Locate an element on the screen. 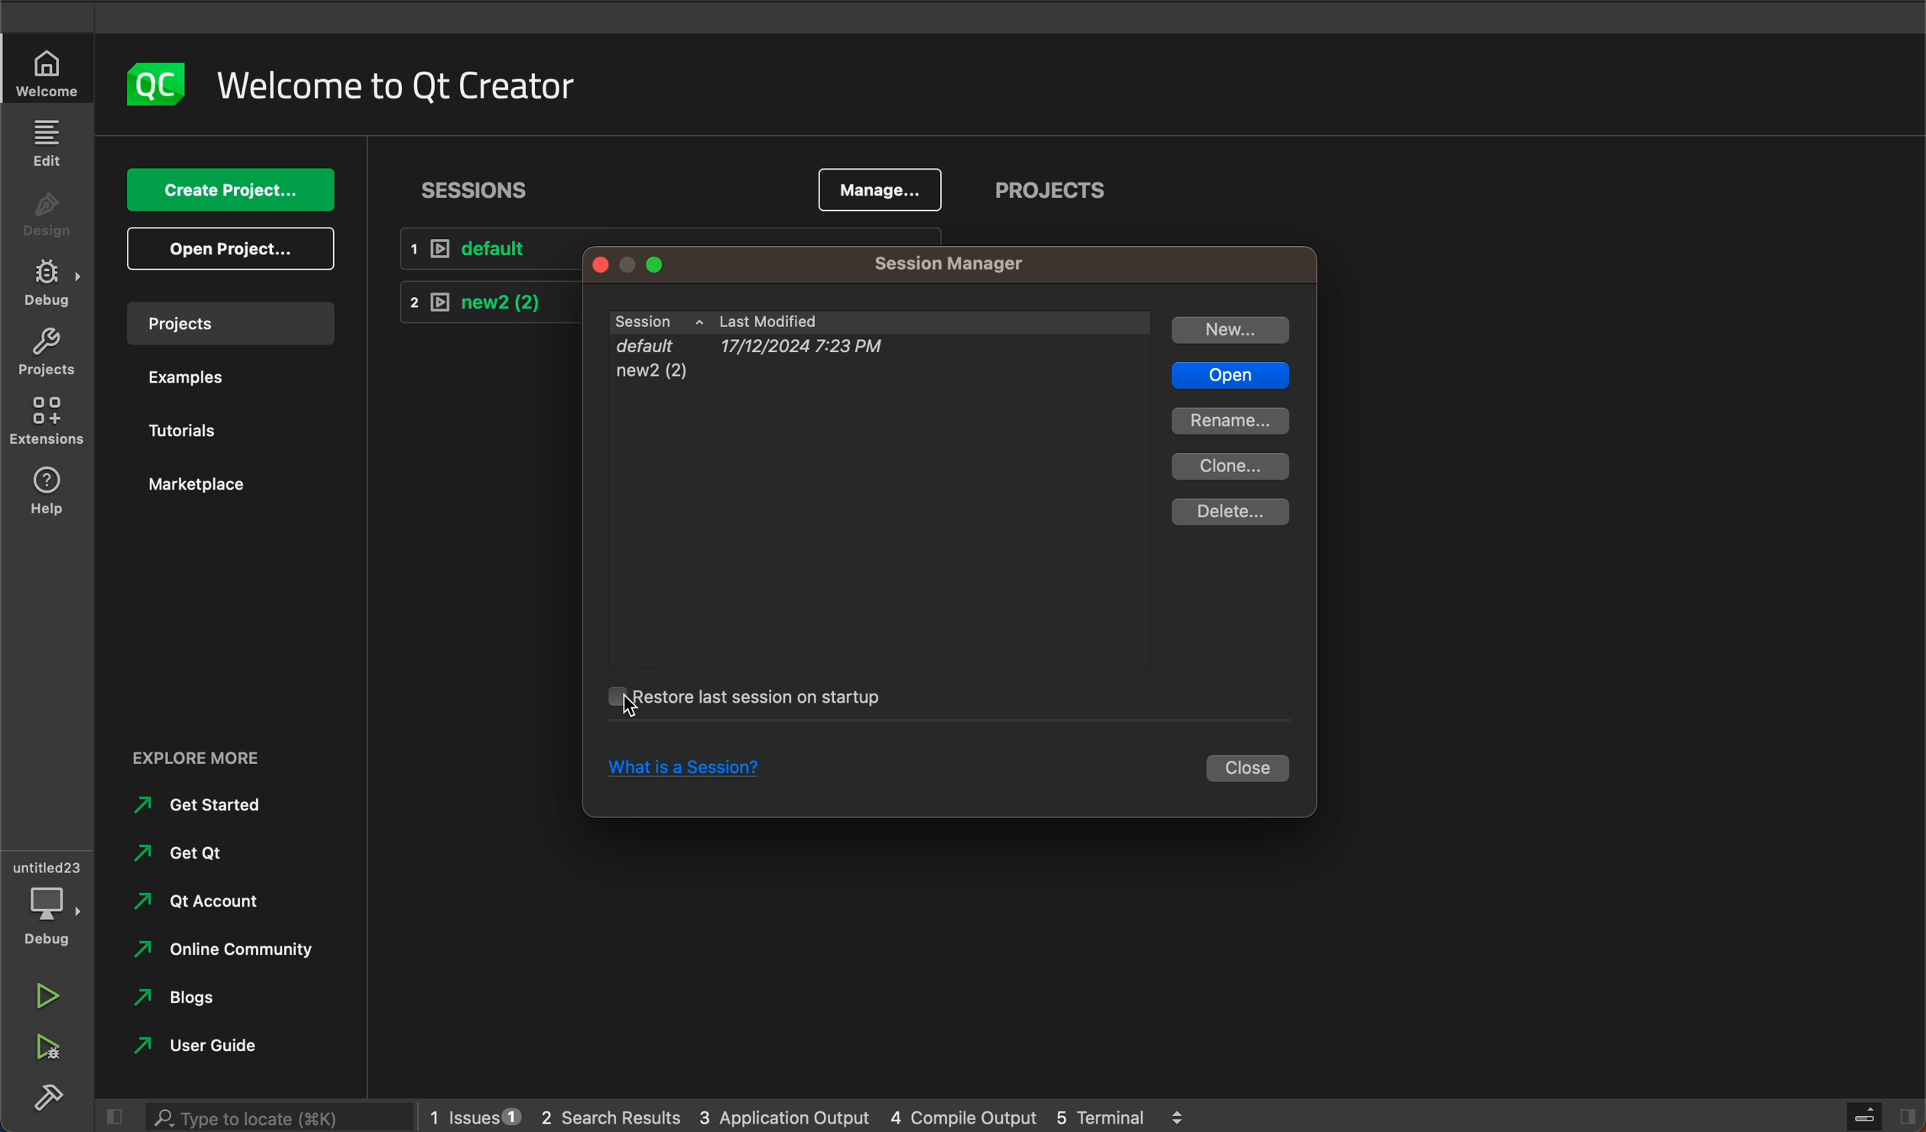 The width and height of the screenshot is (1926, 1132). edit is located at coordinates (51, 145).